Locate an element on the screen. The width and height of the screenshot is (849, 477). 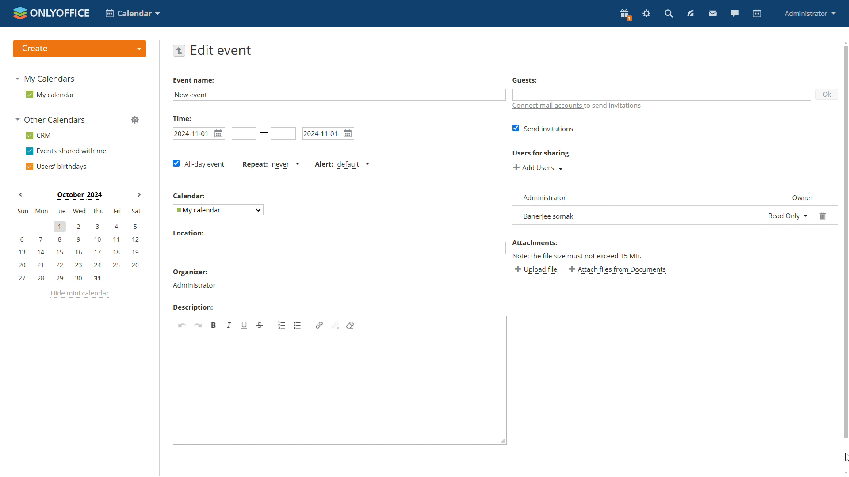
edit event name is located at coordinates (339, 96).